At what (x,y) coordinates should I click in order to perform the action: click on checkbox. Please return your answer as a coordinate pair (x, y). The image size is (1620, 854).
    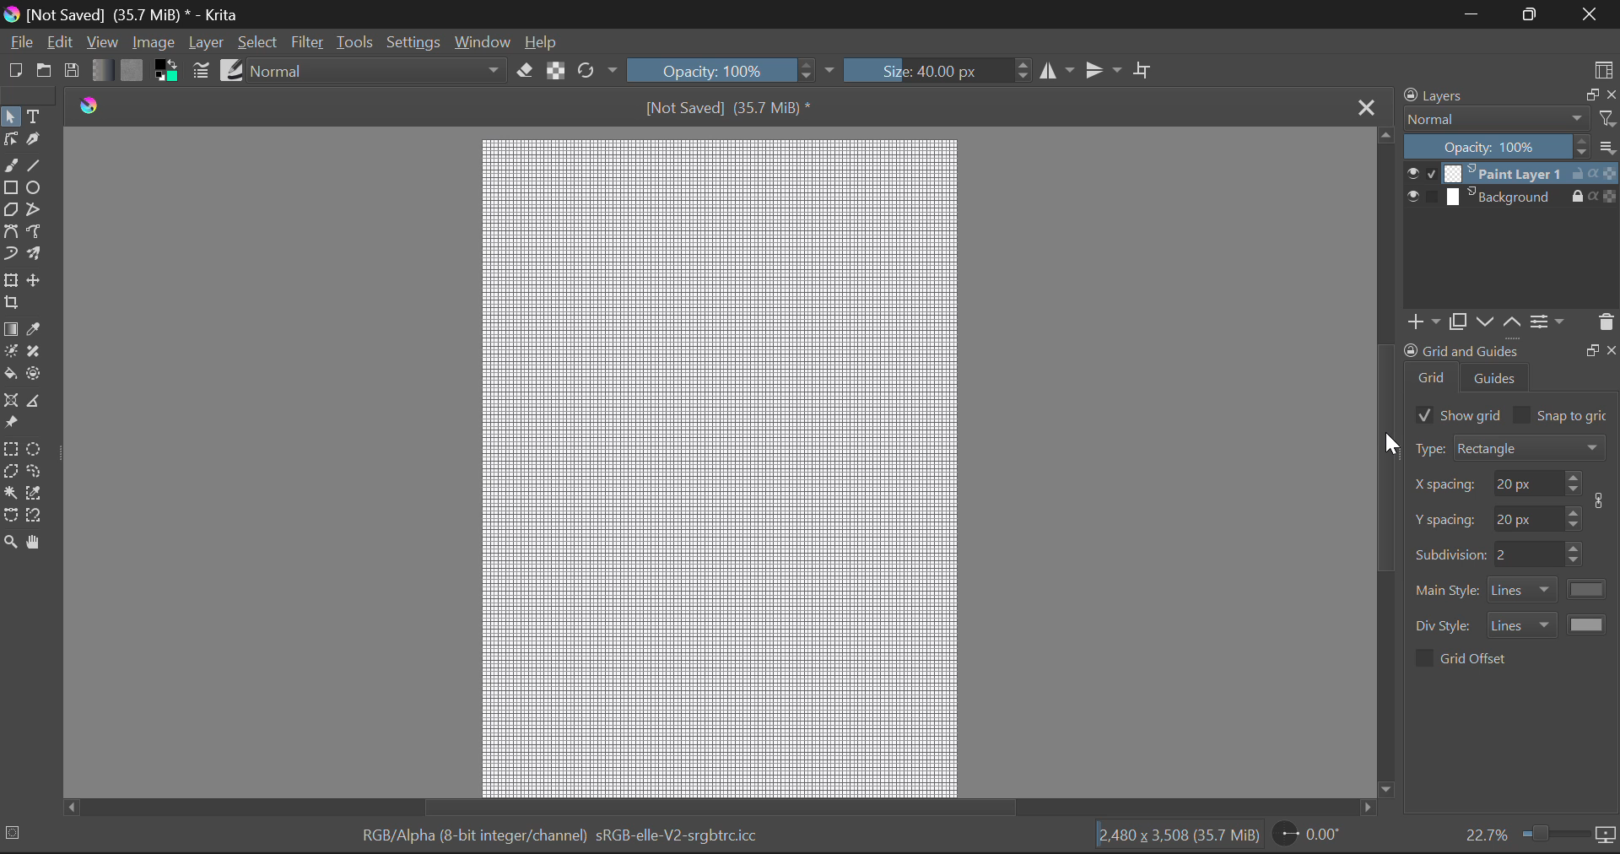
    Looking at the image, I should click on (1423, 658).